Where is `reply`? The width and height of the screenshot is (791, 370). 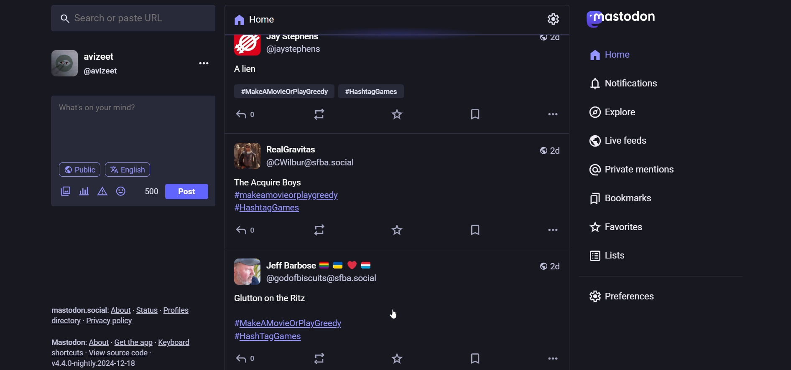
reply is located at coordinates (248, 116).